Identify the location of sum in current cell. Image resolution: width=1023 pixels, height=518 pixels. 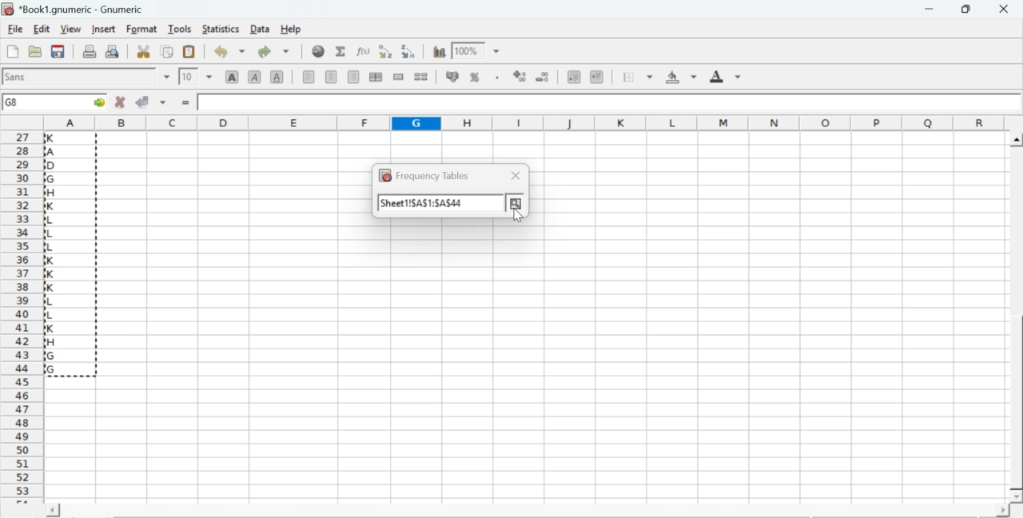
(341, 50).